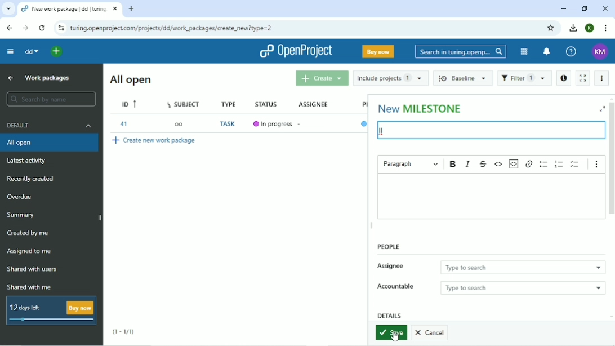 The width and height of the screenshot is (615, 346). I want to click on Site, so click(173, 28).